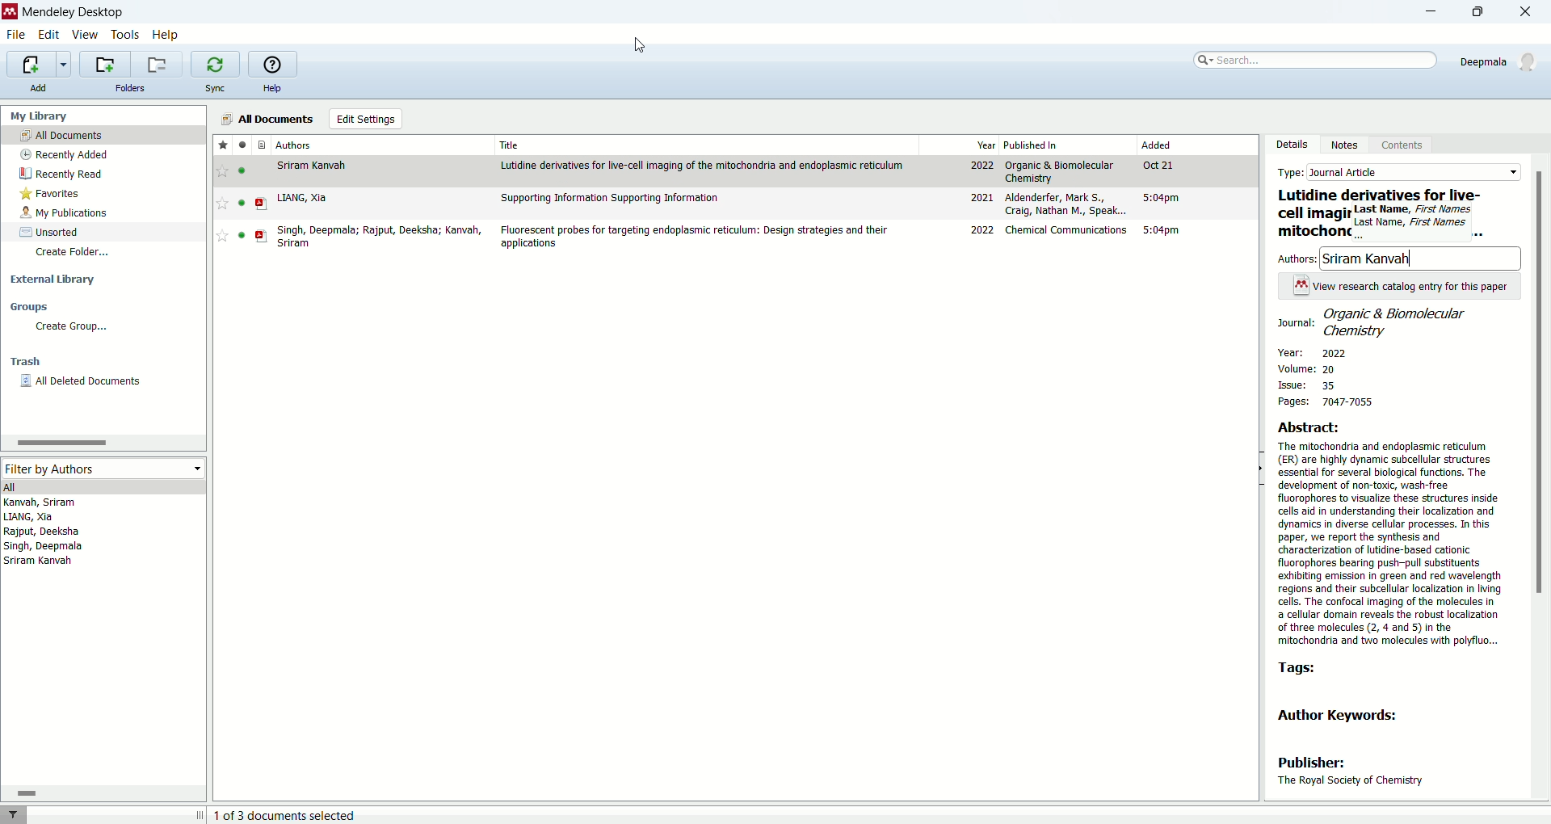  Describe the element at coordinates (167, 35) in the screenshot. I see `help` at that location.